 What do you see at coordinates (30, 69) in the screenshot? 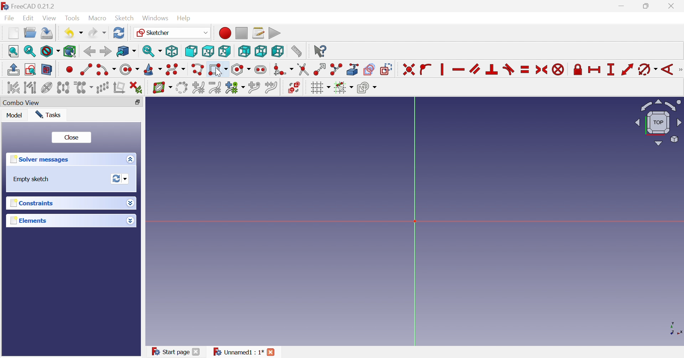
I see `View sketch` at bounding box center [30, 69].